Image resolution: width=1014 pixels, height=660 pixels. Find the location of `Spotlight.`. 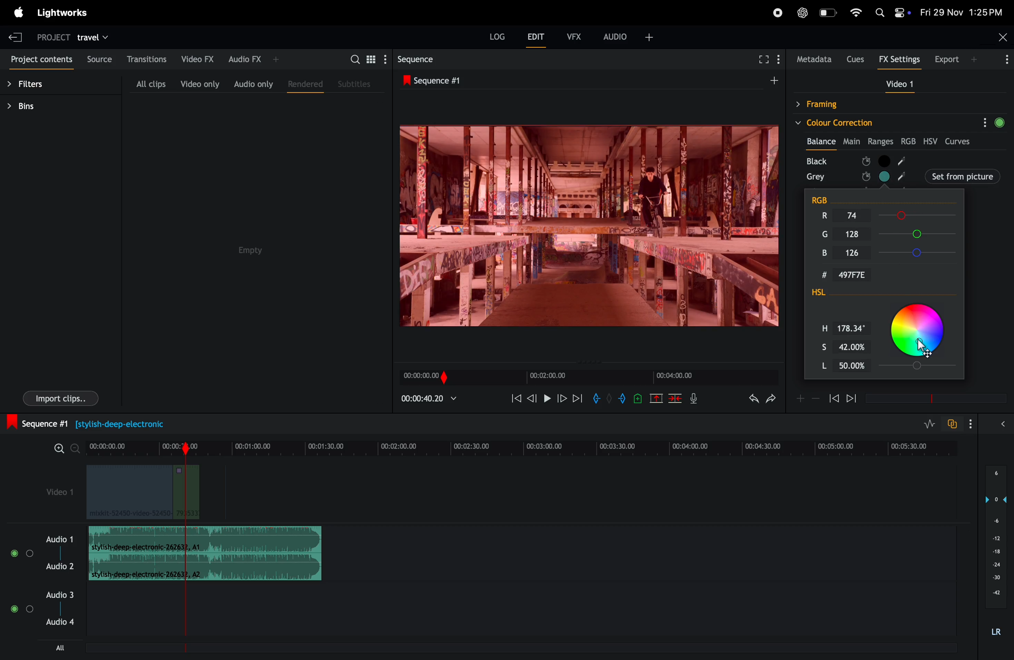

Spotlight. is located at coordinates (881, 12).